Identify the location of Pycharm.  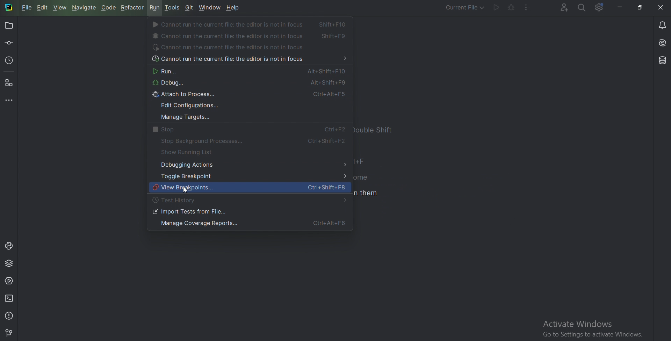
(9, 8).